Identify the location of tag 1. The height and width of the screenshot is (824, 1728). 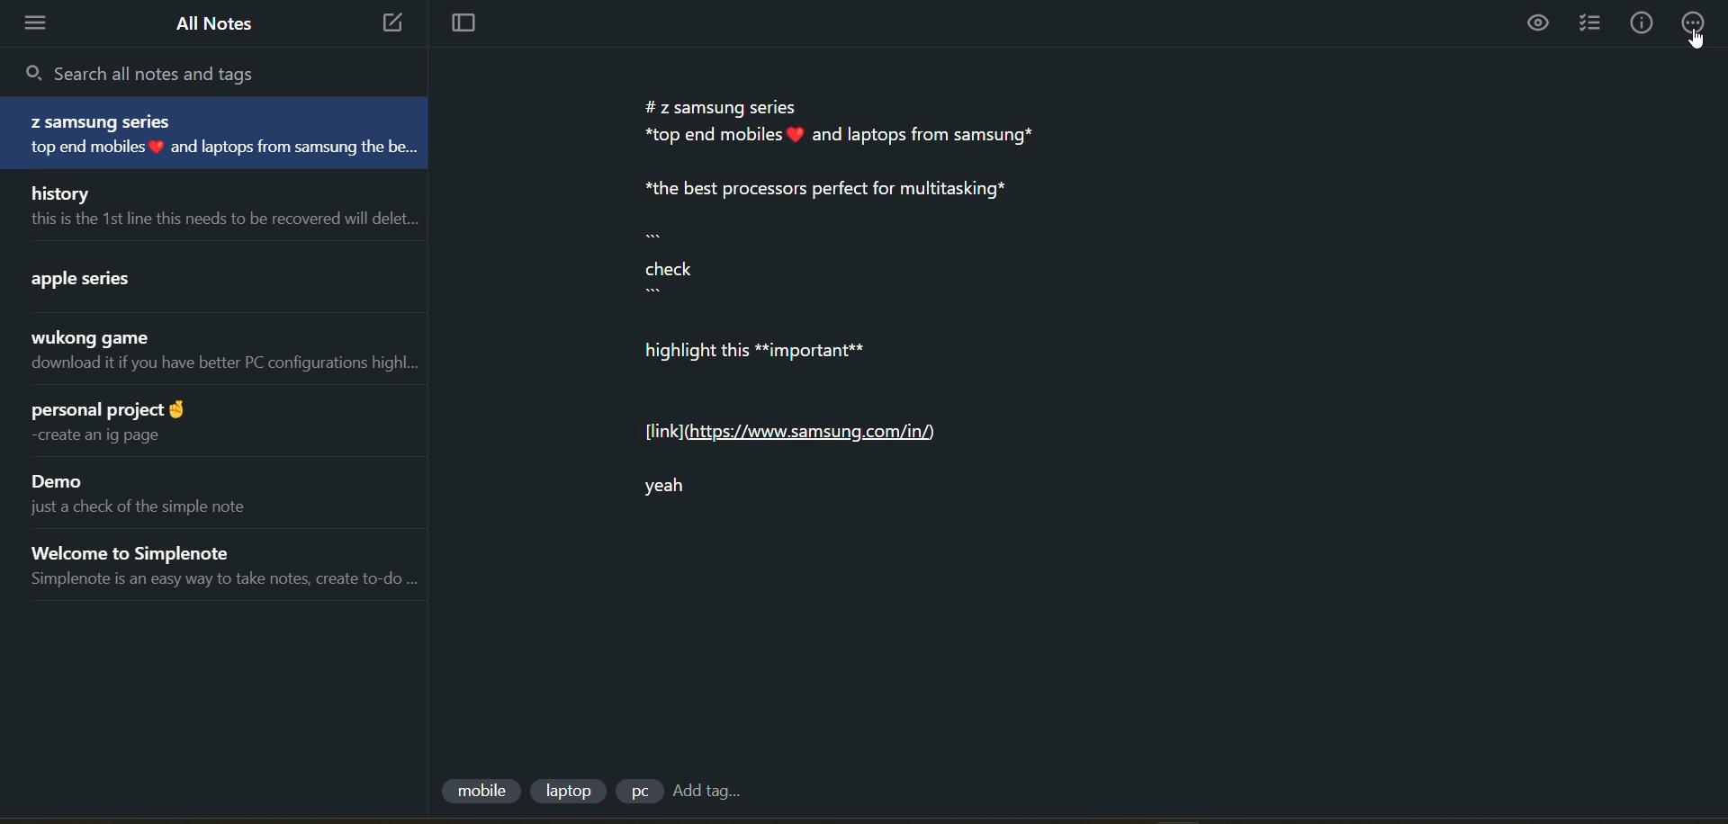
(480, 793).